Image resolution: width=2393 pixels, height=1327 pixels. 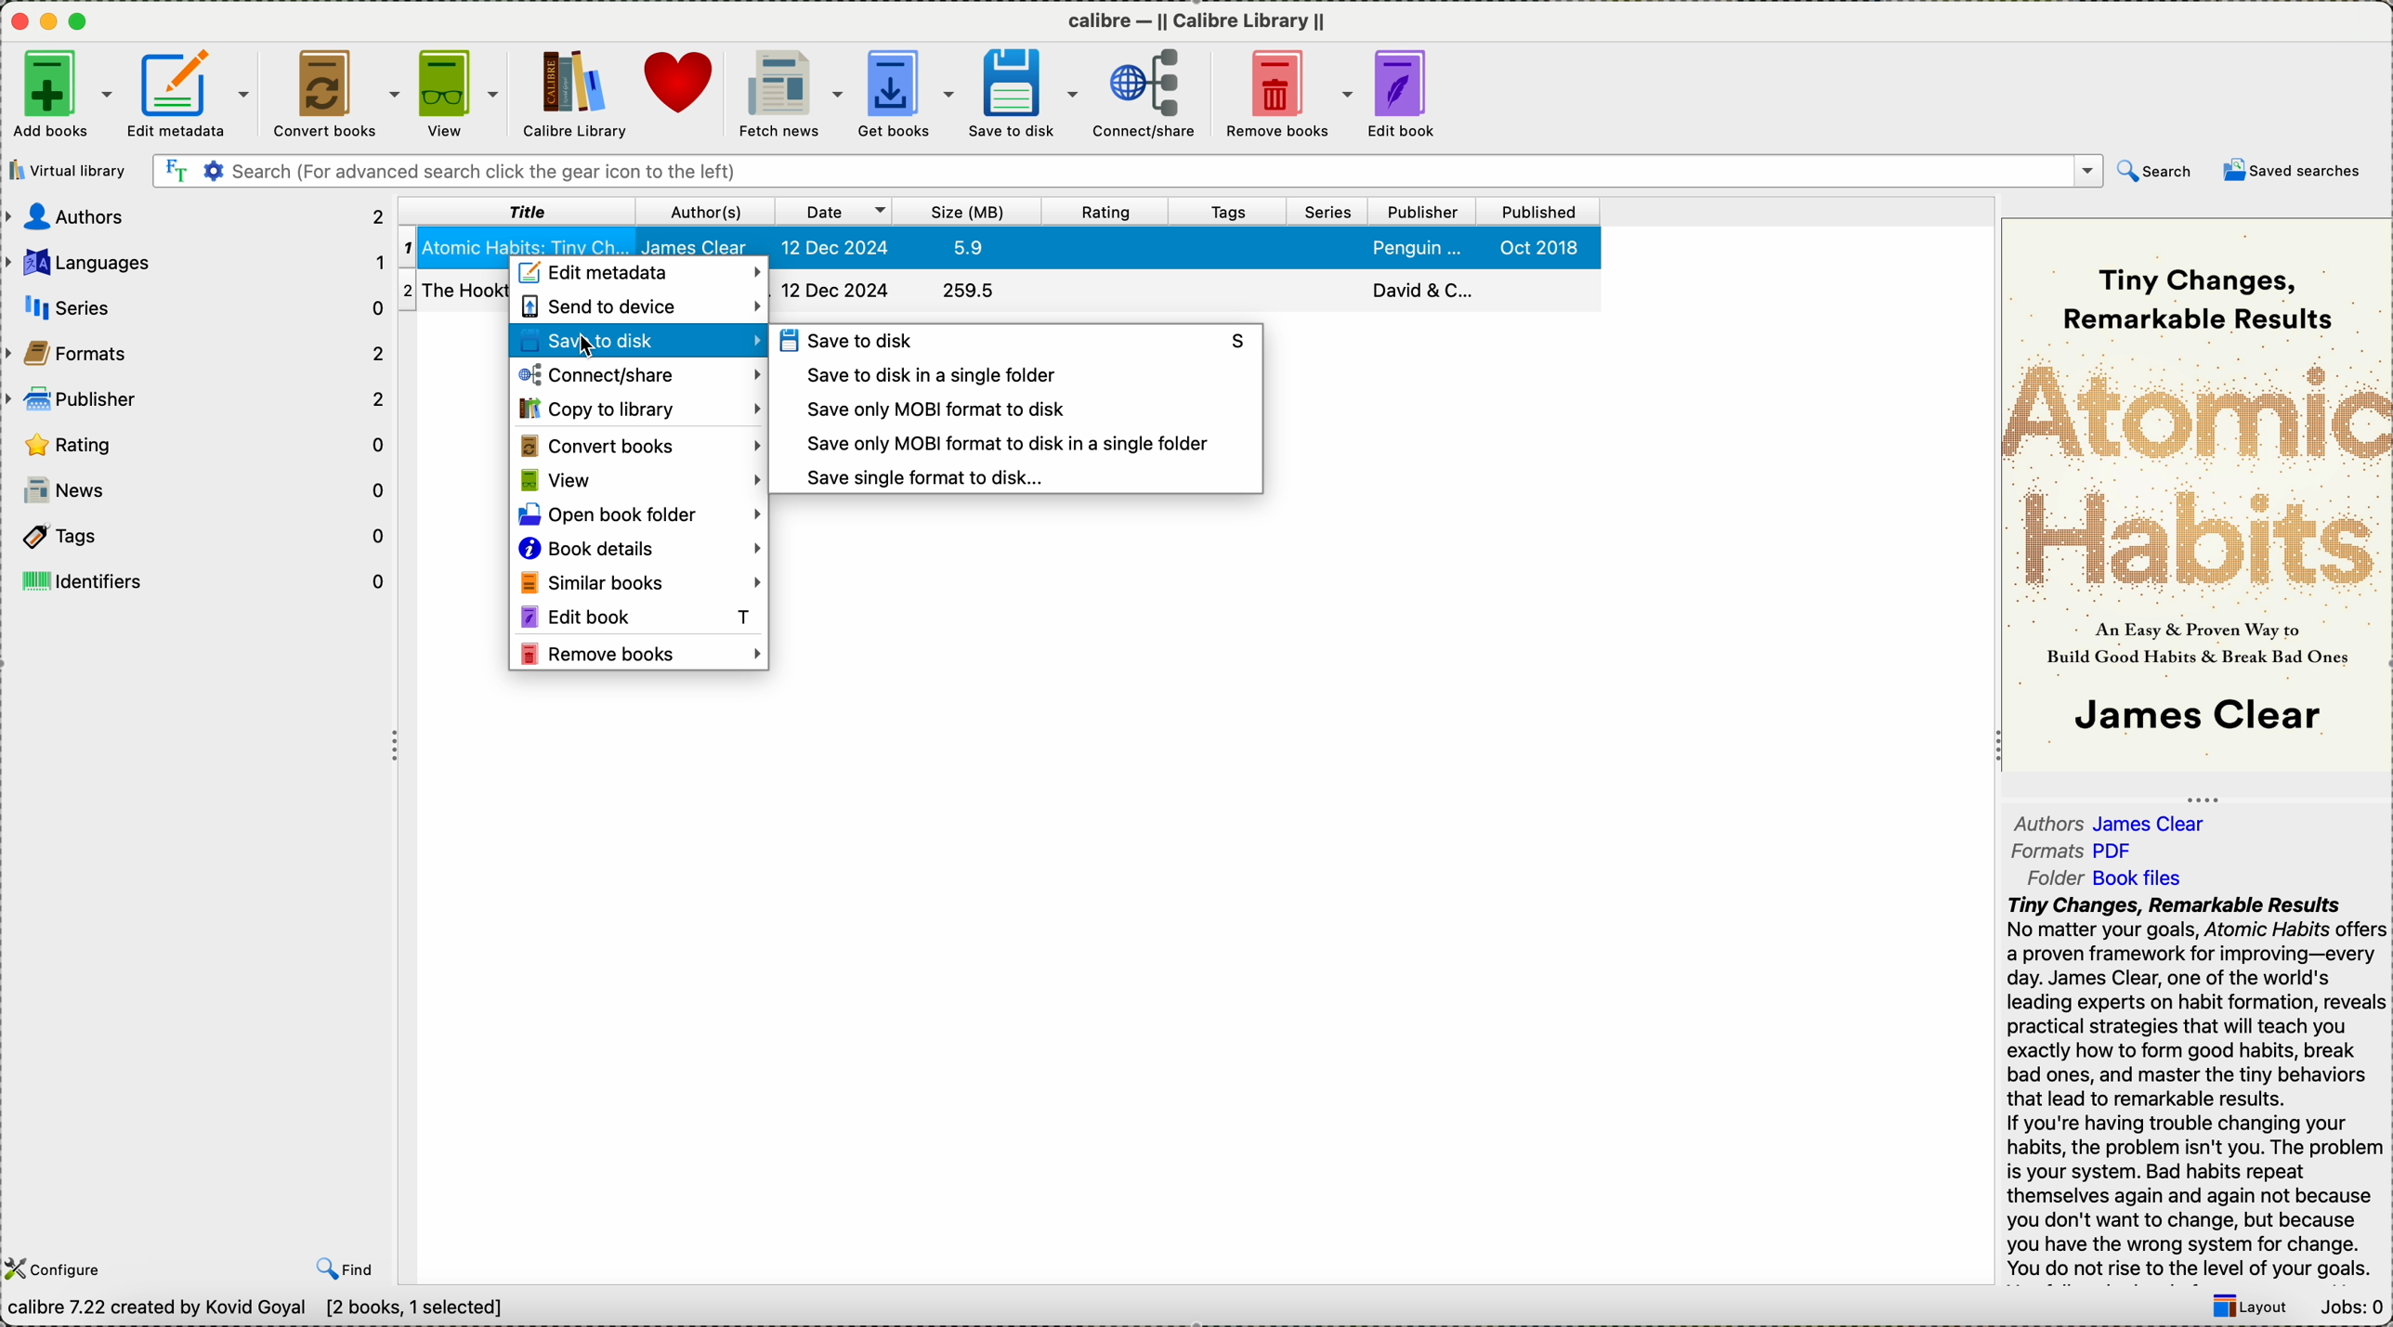 What do you see at coordinates (704, 211) in the screenshot?
I see `author(s)` at bounding box center [704, 211].